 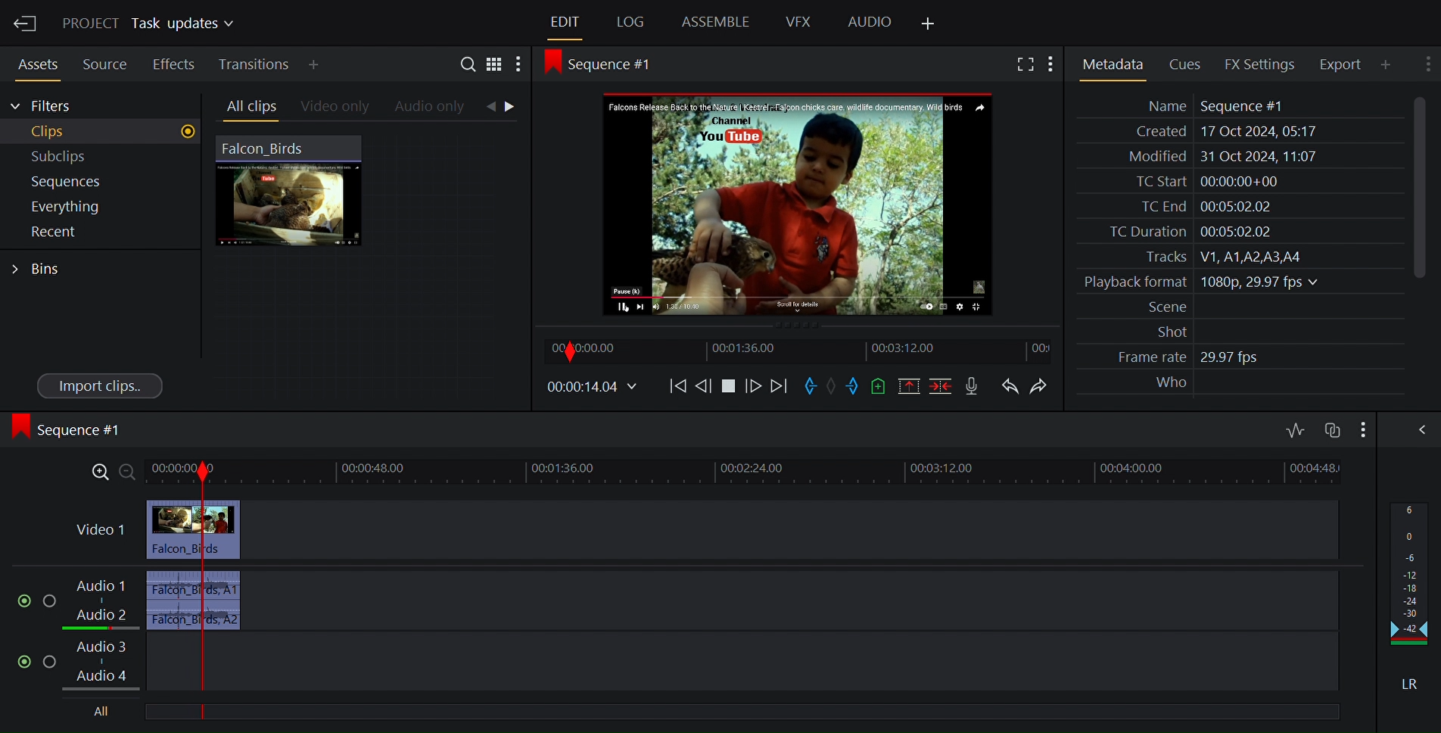 I want to click on Scene, so click(x=1159, y=307).